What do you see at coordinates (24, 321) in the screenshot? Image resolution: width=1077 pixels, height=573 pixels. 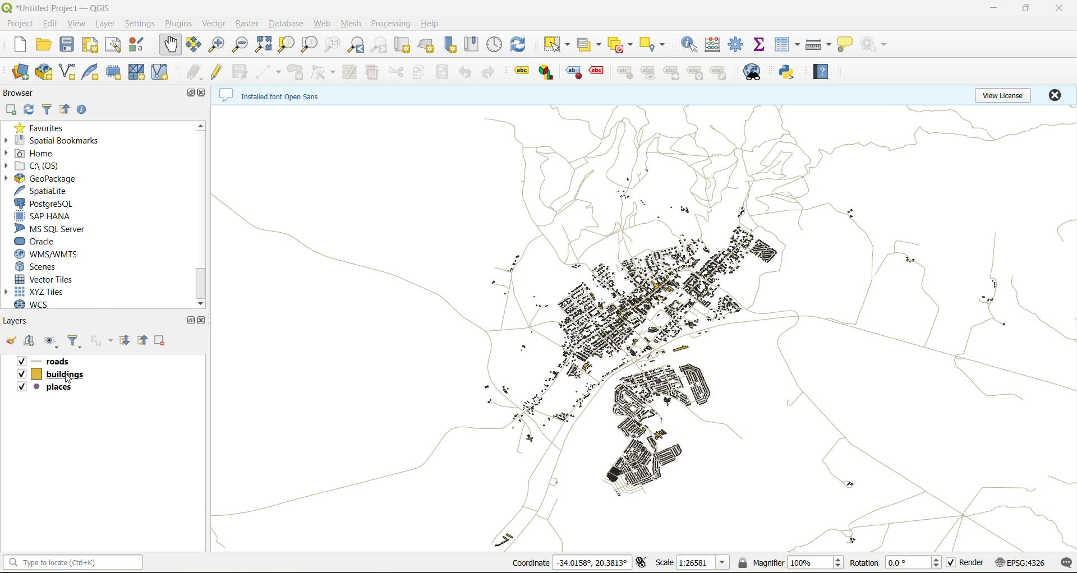 I see `layers` at bounding box center [24, 321].